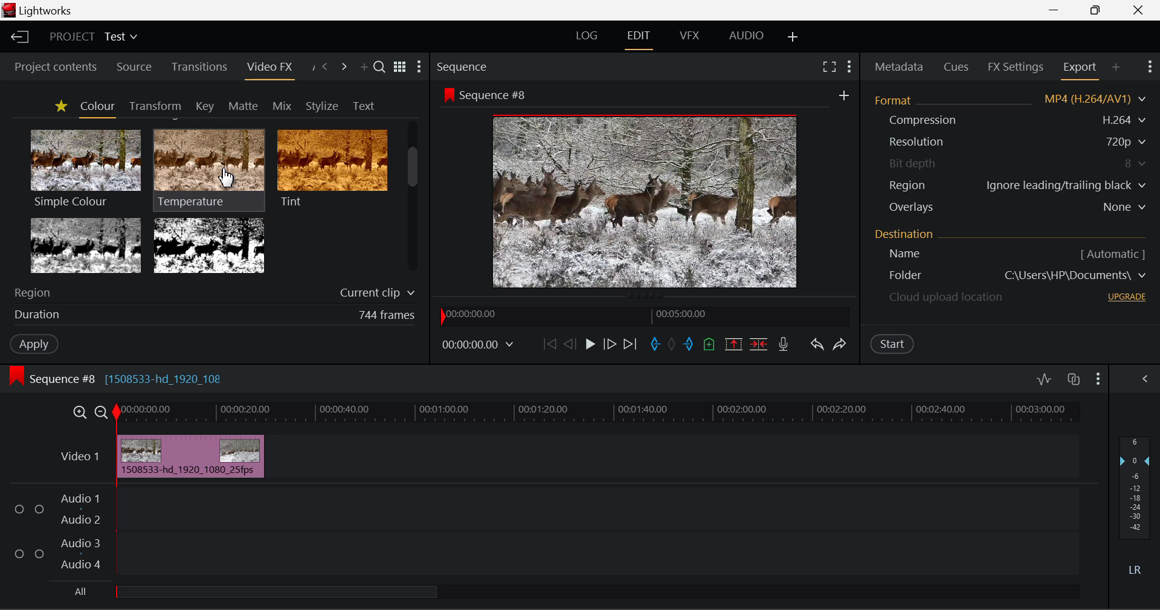  What do you see at coordinates (229, 180) in the screenshot?
I see `MOUSE_DOWN Cursor Position` at bounding box center [229, 180].